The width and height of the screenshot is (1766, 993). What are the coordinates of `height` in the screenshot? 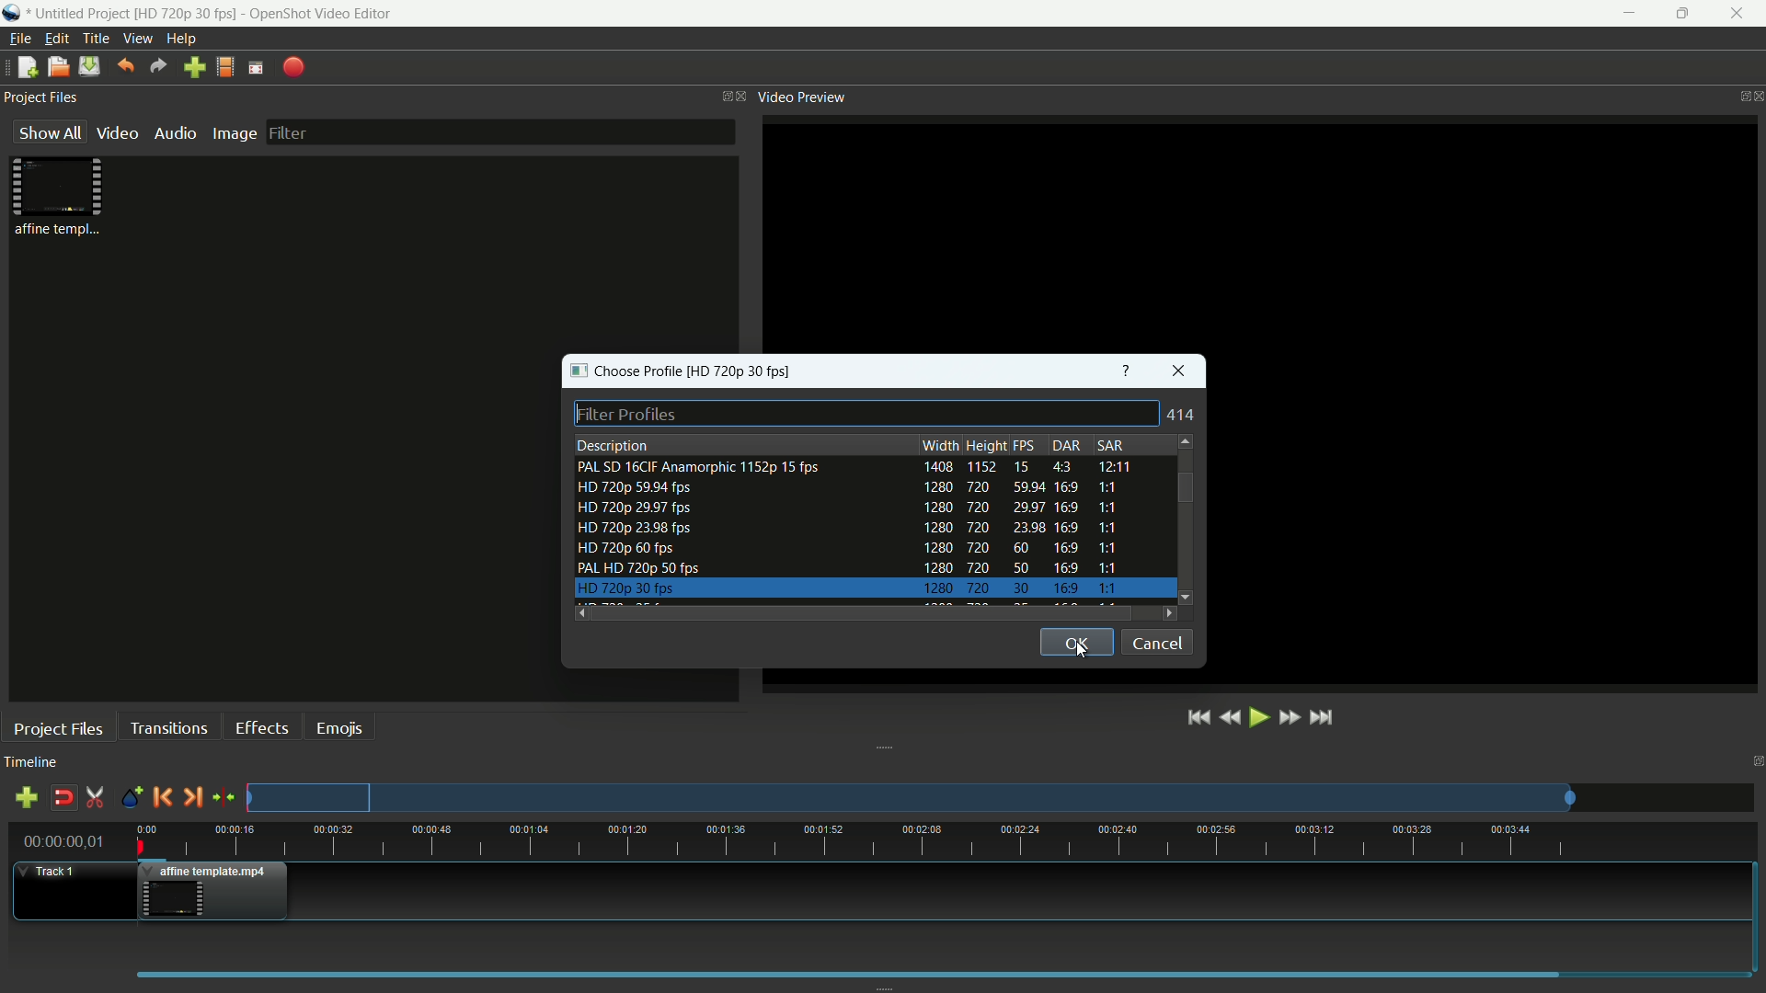 It's located at (986, 445).